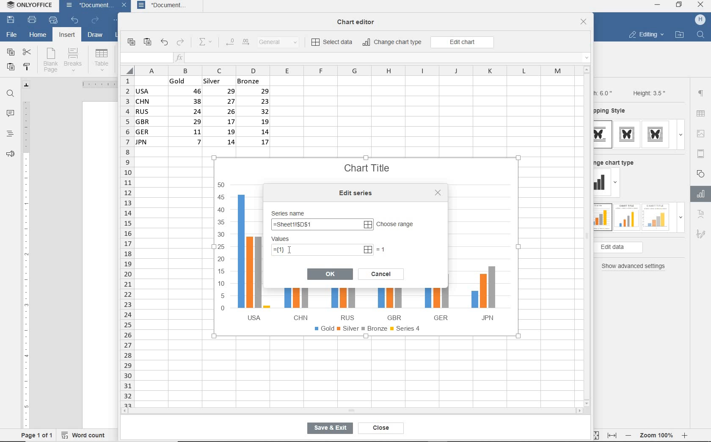 The height and width of the screenshot is (442, 711). What do you see at coordinates (28, 66) in the screenshot?
I see `copy style` at bounding box center [28, 66].